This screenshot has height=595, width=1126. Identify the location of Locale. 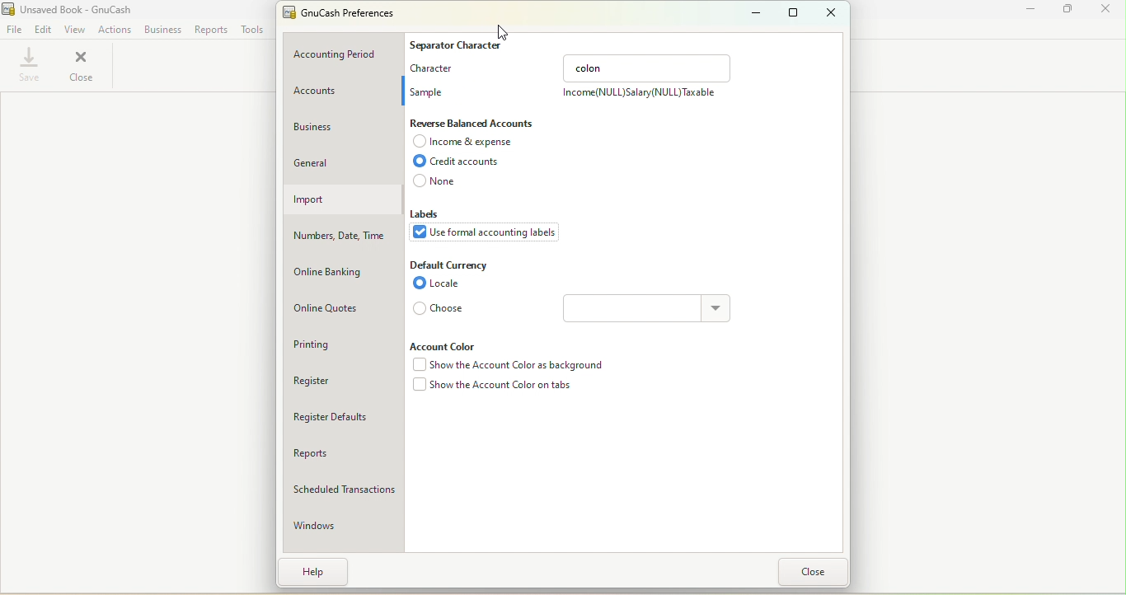
(442, 284).